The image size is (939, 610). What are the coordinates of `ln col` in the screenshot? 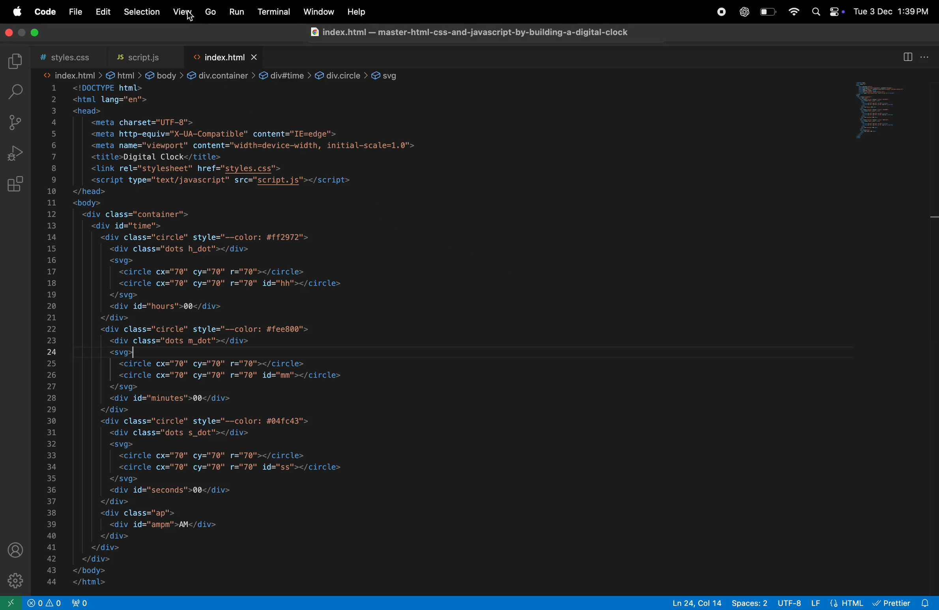 It's located at (692, 603).